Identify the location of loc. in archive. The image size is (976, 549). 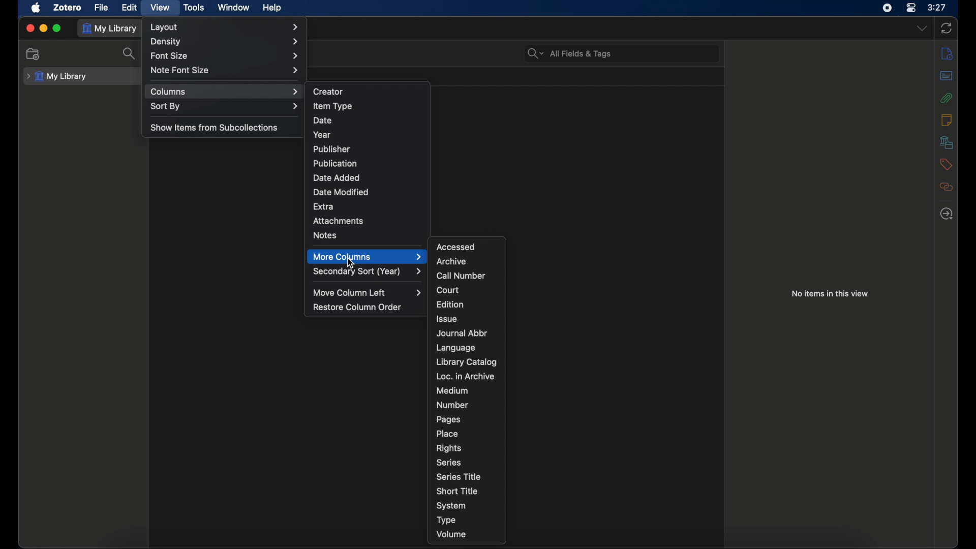
(466, 377).